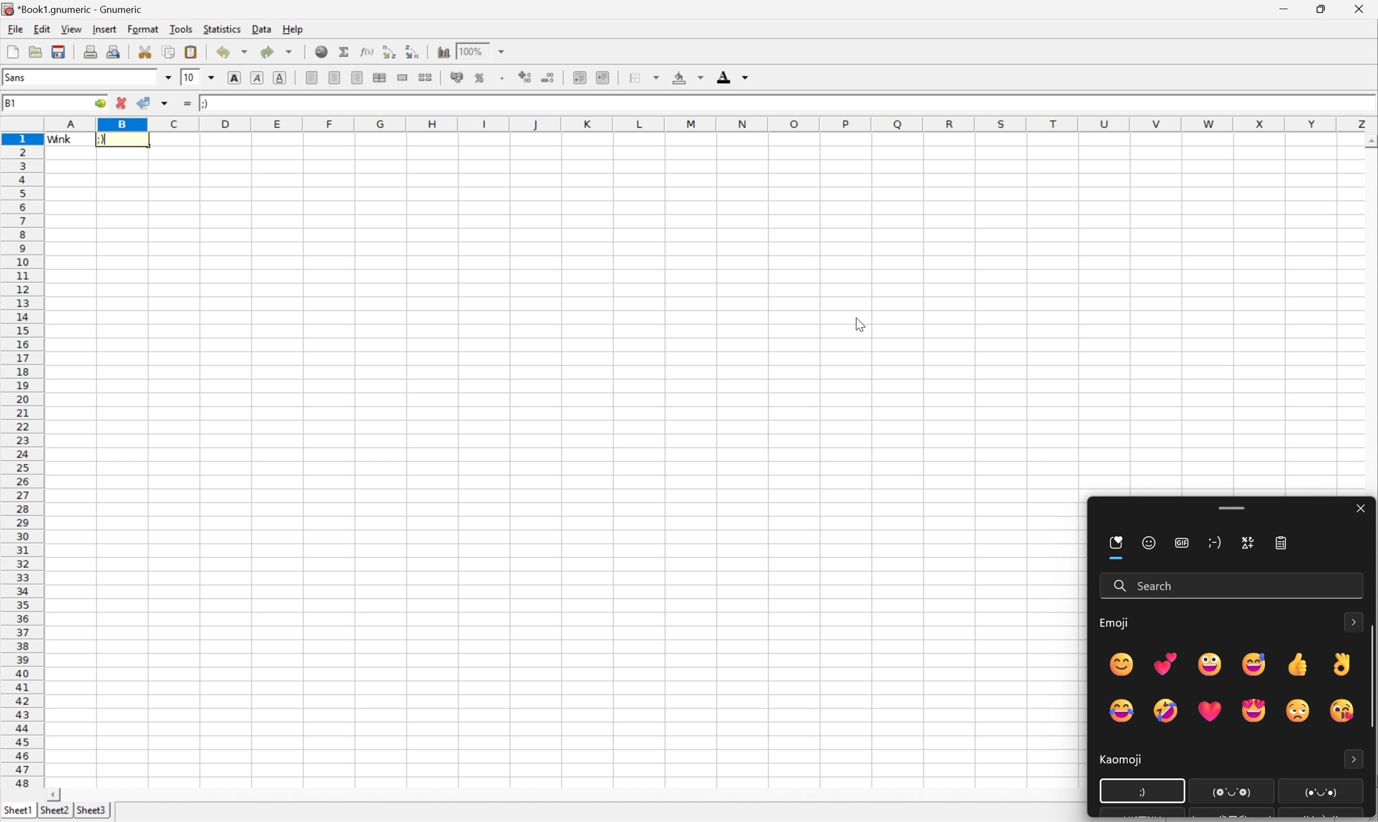 The width and height of the screenshot is (1378, 822). Describe the element at coordinates (91, 810) in the screenshot. I see `sheet3` at that location.